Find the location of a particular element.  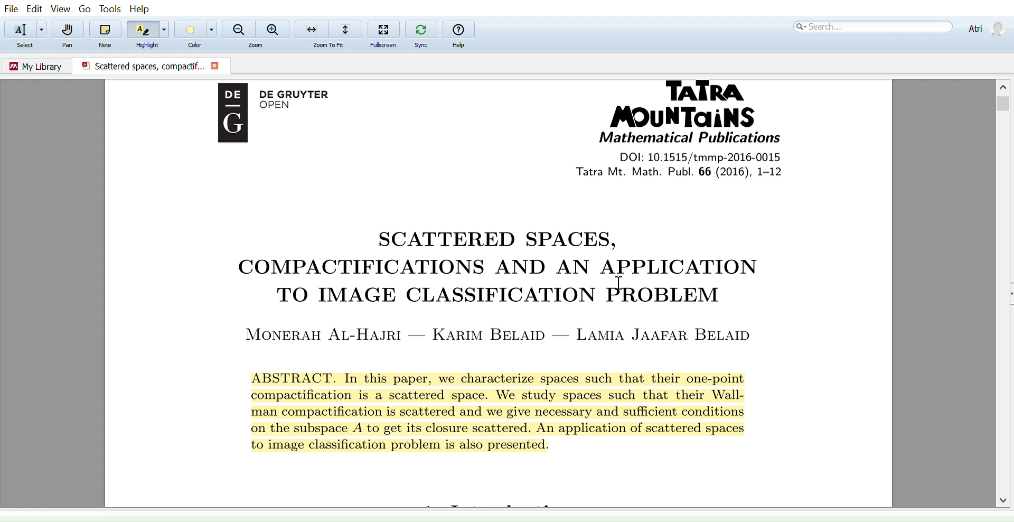

Sync is located at coordinates (421, 28).